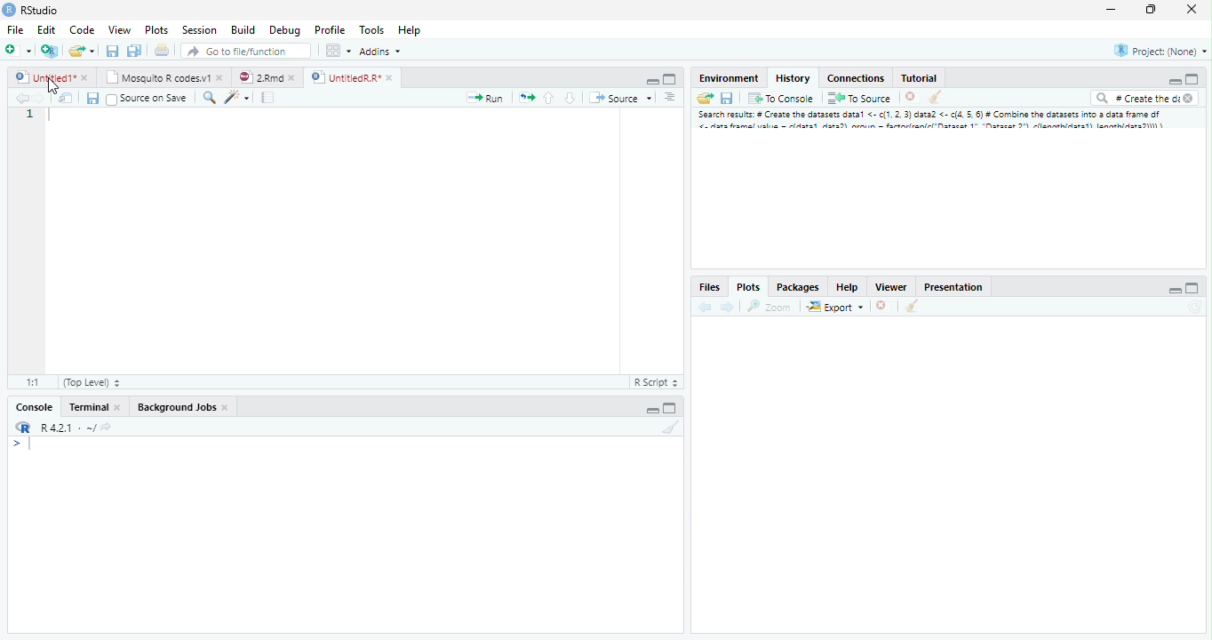  Describe the element at coordinates (36, 380) in the screenshot. I see `1:1` at that location.